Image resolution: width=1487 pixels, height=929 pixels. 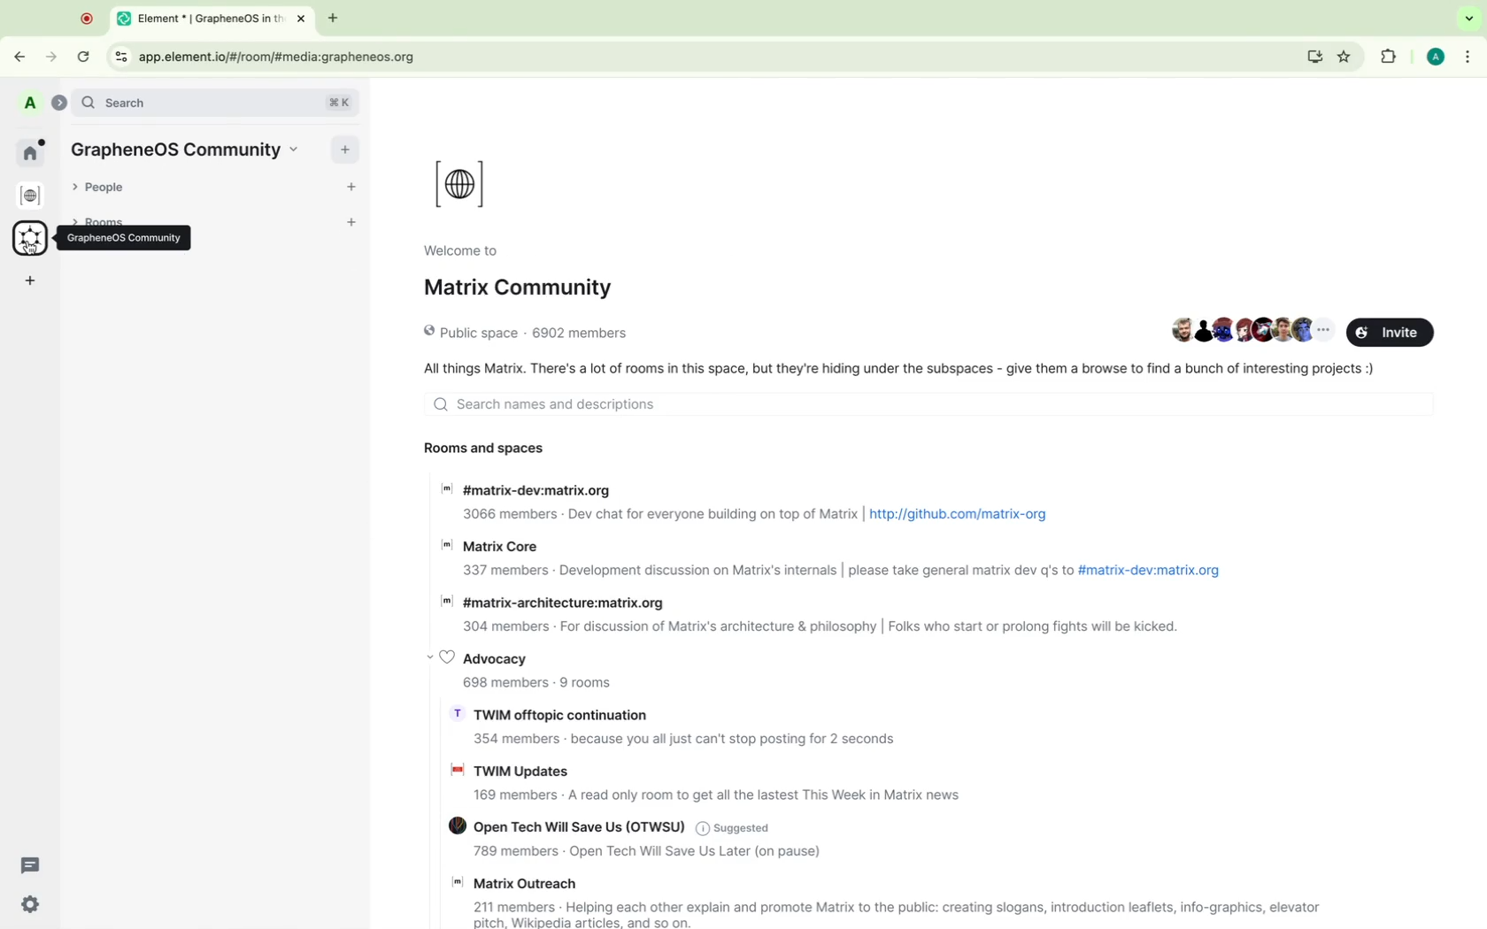 What do you see at coordinates (85, 19) in the screenshot?
I see `recording` at bounding box center [85, 19].